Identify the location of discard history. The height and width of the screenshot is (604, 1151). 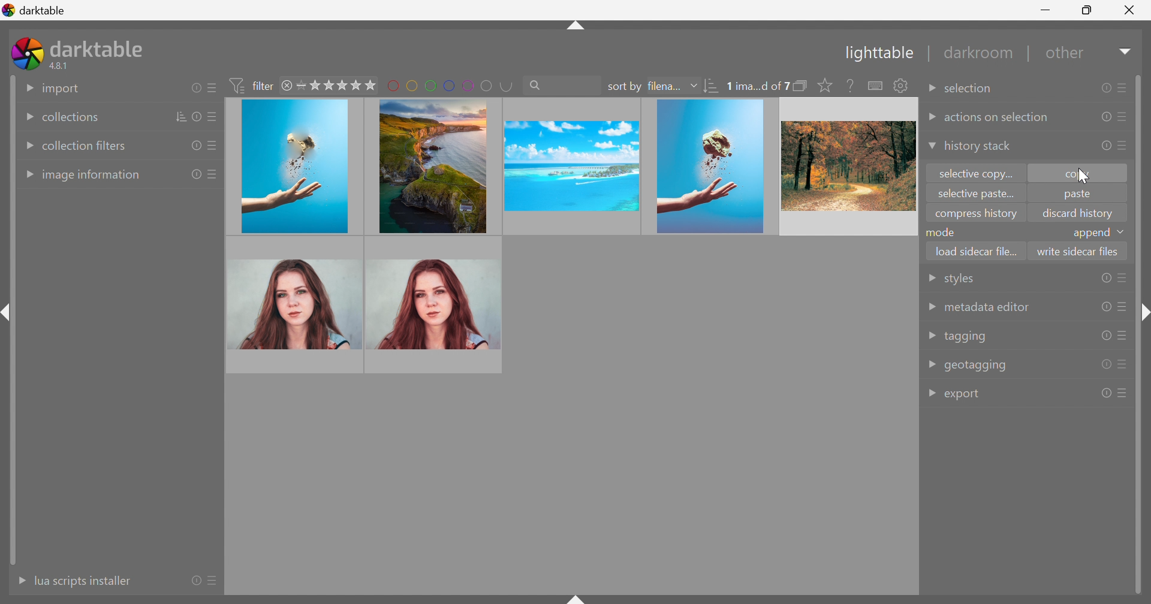
(1078, 213).